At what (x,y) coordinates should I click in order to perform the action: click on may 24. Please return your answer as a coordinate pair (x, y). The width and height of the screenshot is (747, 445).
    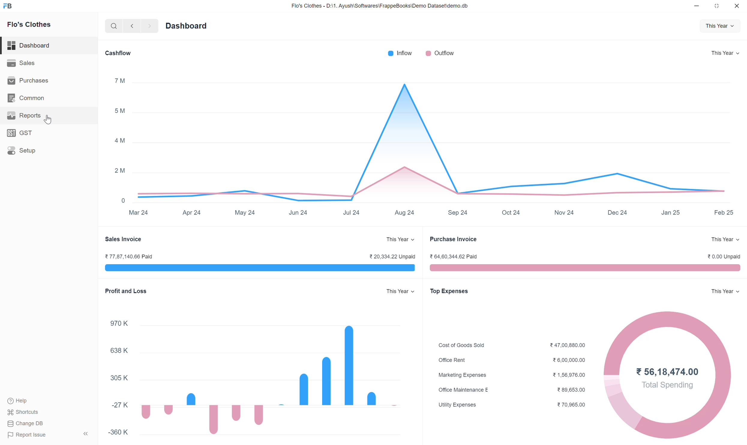
    Looking at the image, I should click on (246, 213).